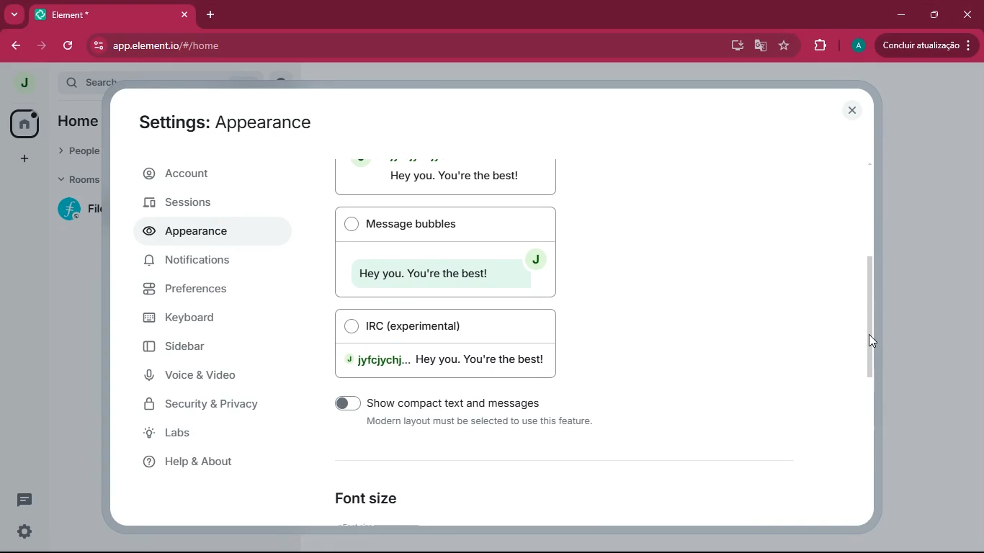 The height and width of the screenshot is (553, 984). What do you see at coordinates (27, 157) in the screenshot?
I see `add` at bounding box center [27, 157].